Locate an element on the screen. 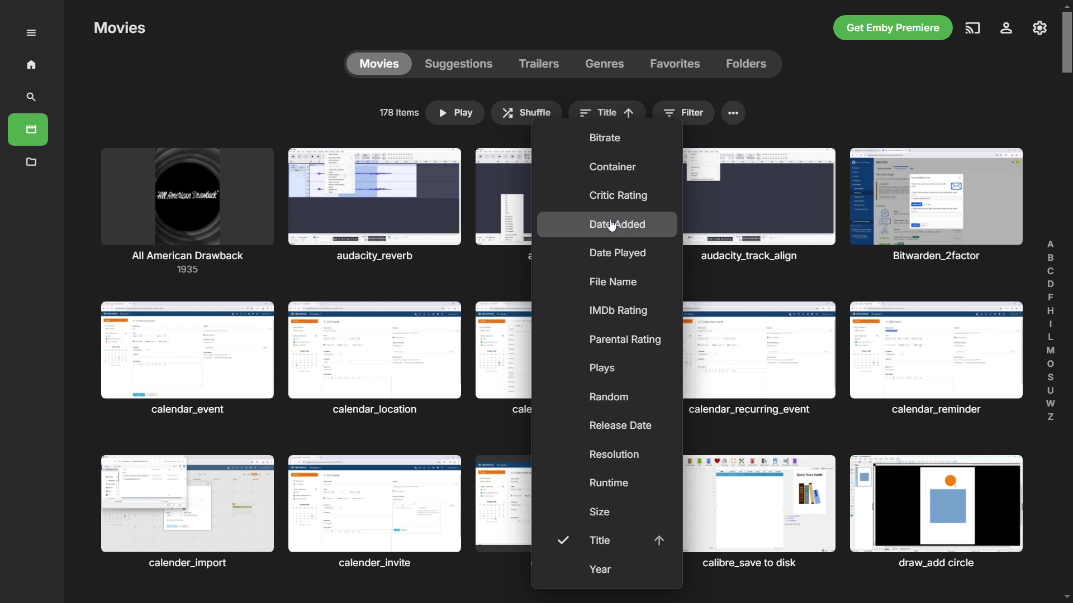 This screenshot has height=603, width=1073. resolution is located at coordinates (608, 454).